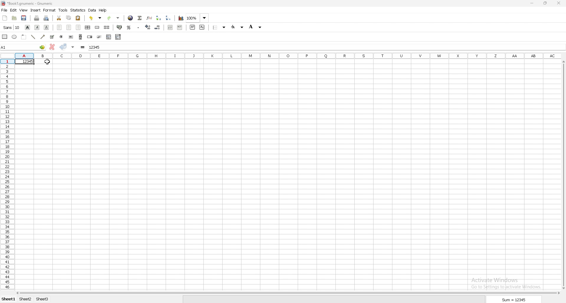 Image resolution: width=566 pixels, height=303 pixels. What do you see at coordinates (12, 27) in the screenshot?
I see `font` at bounding box center [12, 27].